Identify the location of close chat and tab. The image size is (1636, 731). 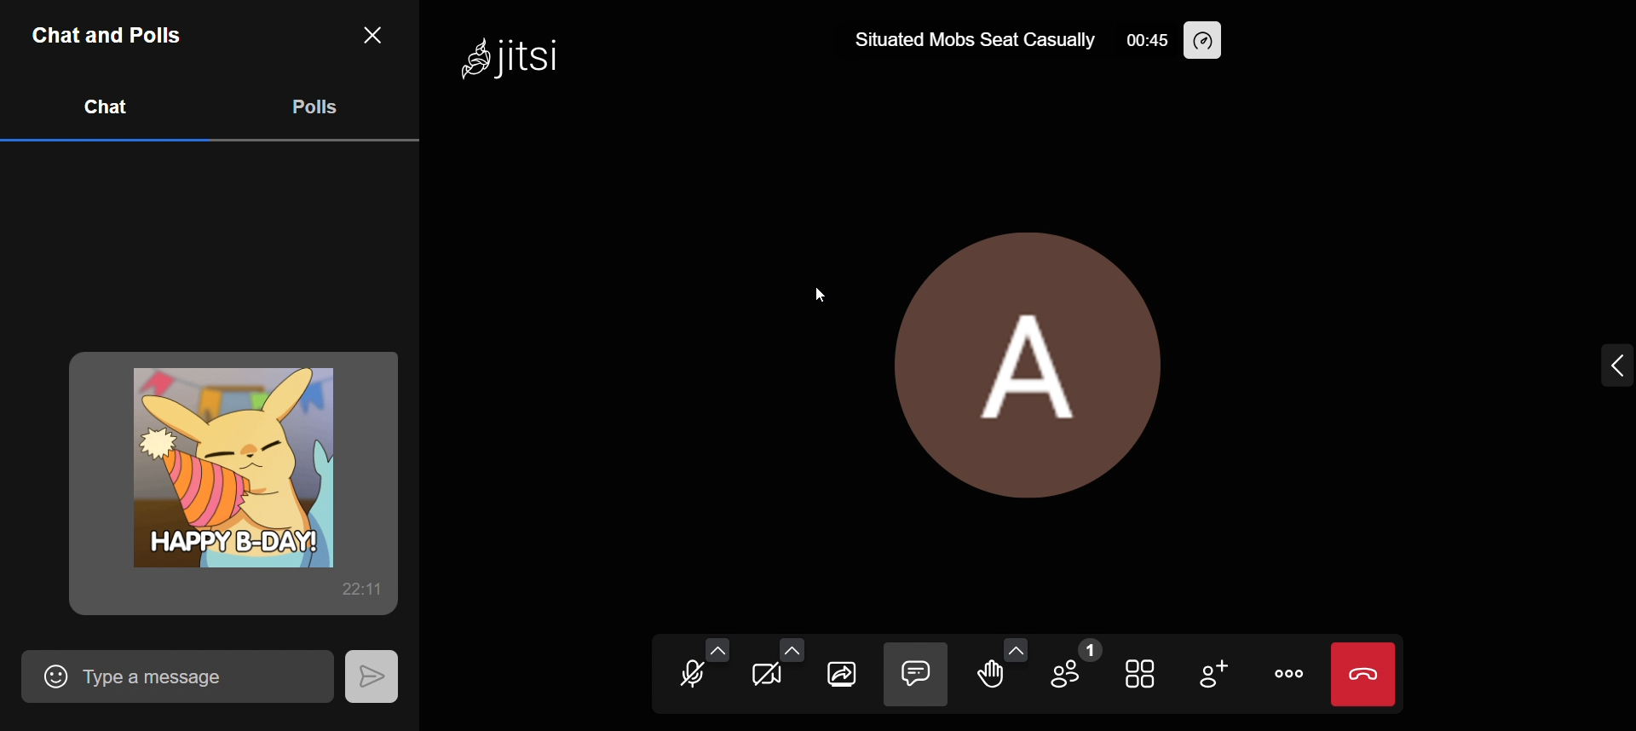
(367, 37).